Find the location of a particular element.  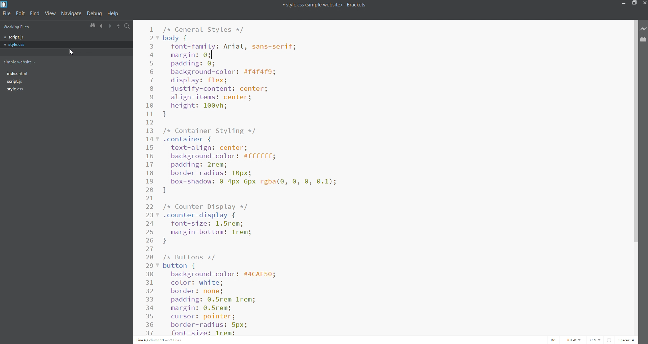

split view is located at coordinates (119, 26).